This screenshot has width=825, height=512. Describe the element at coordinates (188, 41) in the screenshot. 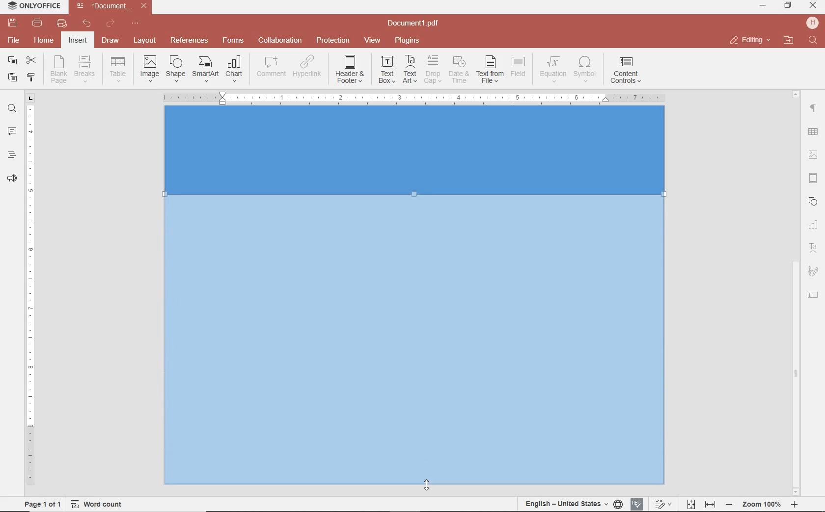

I see `reference` at that location.